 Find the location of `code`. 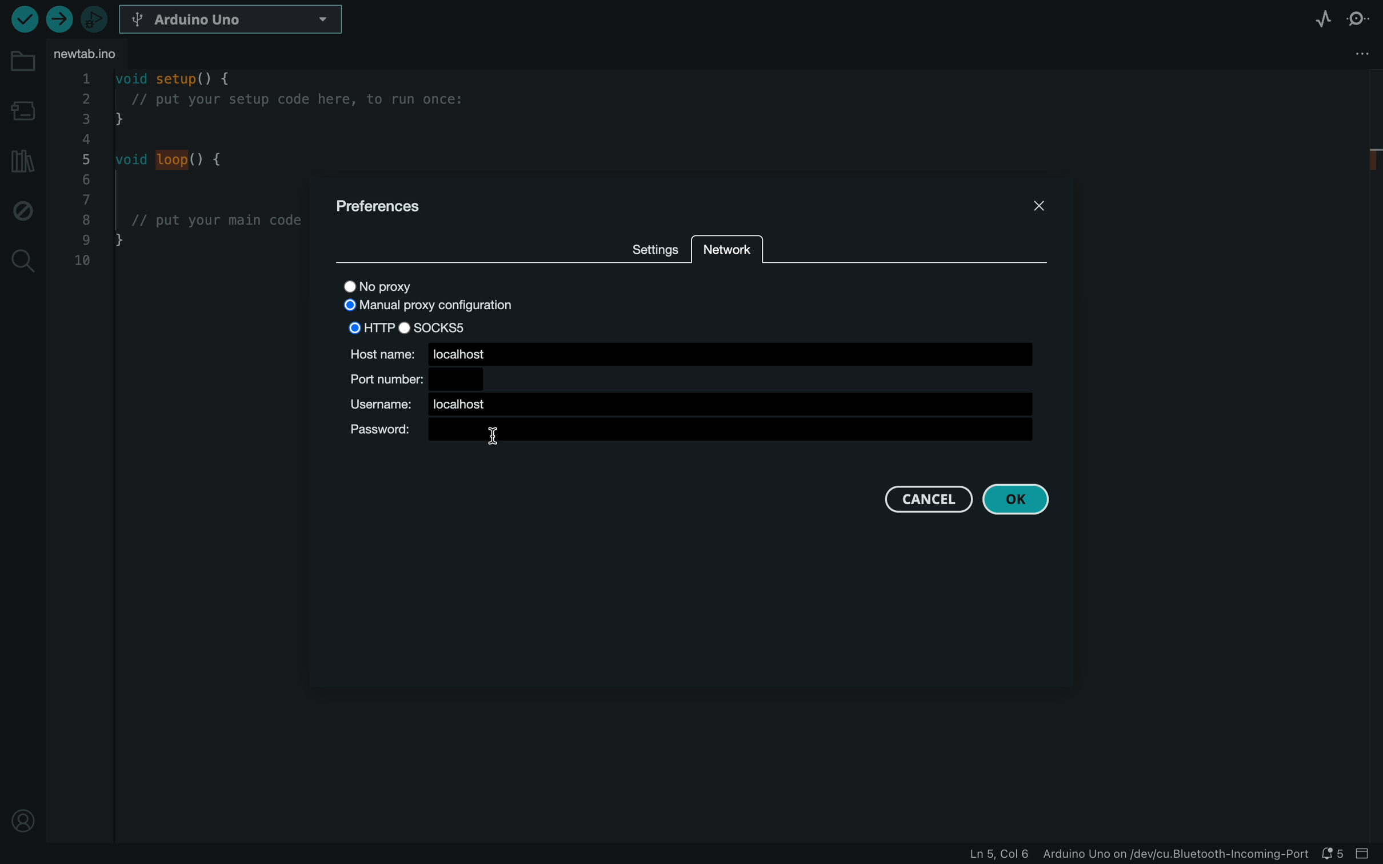

code is located at coordinates (182, 177).